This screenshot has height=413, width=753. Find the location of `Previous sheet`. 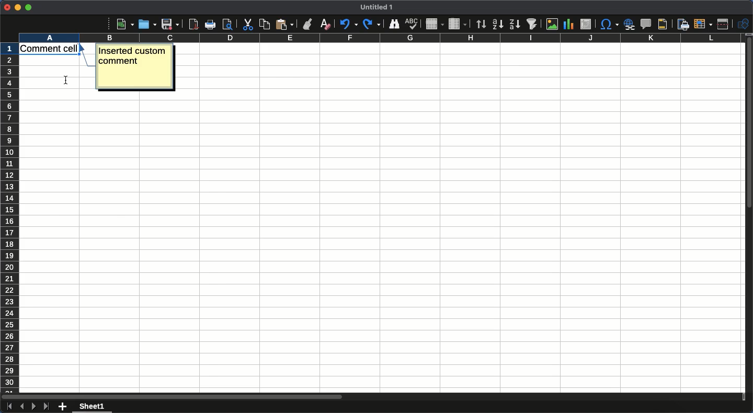

Previous sheet is located at coordinates (24, 407).